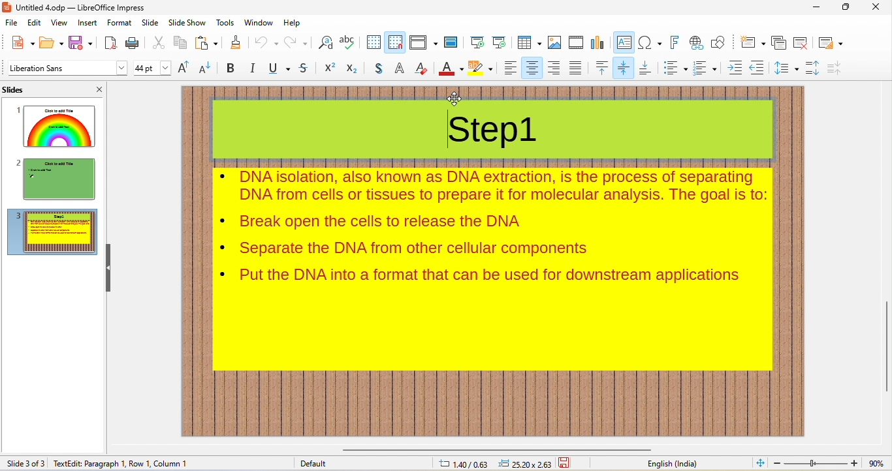  I want to click on slide 3 of 3, so click(25, 462).